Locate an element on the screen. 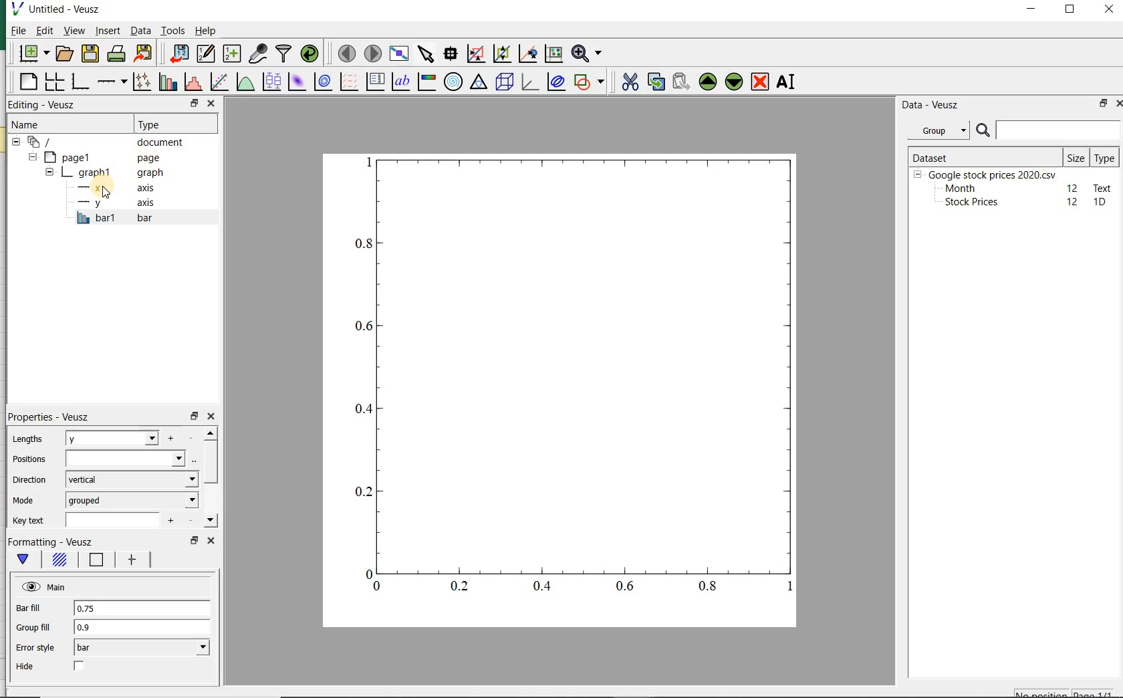  import data into Veusz is located at coordinates (176, 54).